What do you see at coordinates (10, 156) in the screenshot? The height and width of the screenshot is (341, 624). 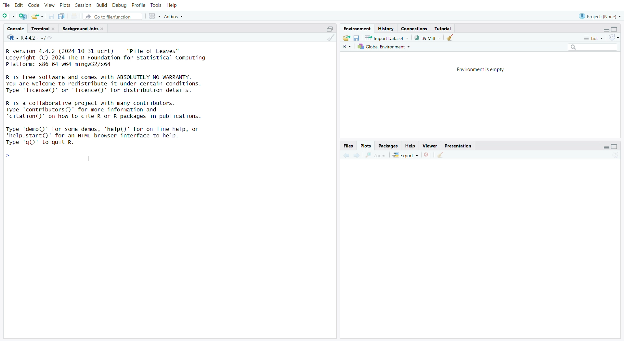 I see `Prompt cursor` at bounding box center [10, 156].